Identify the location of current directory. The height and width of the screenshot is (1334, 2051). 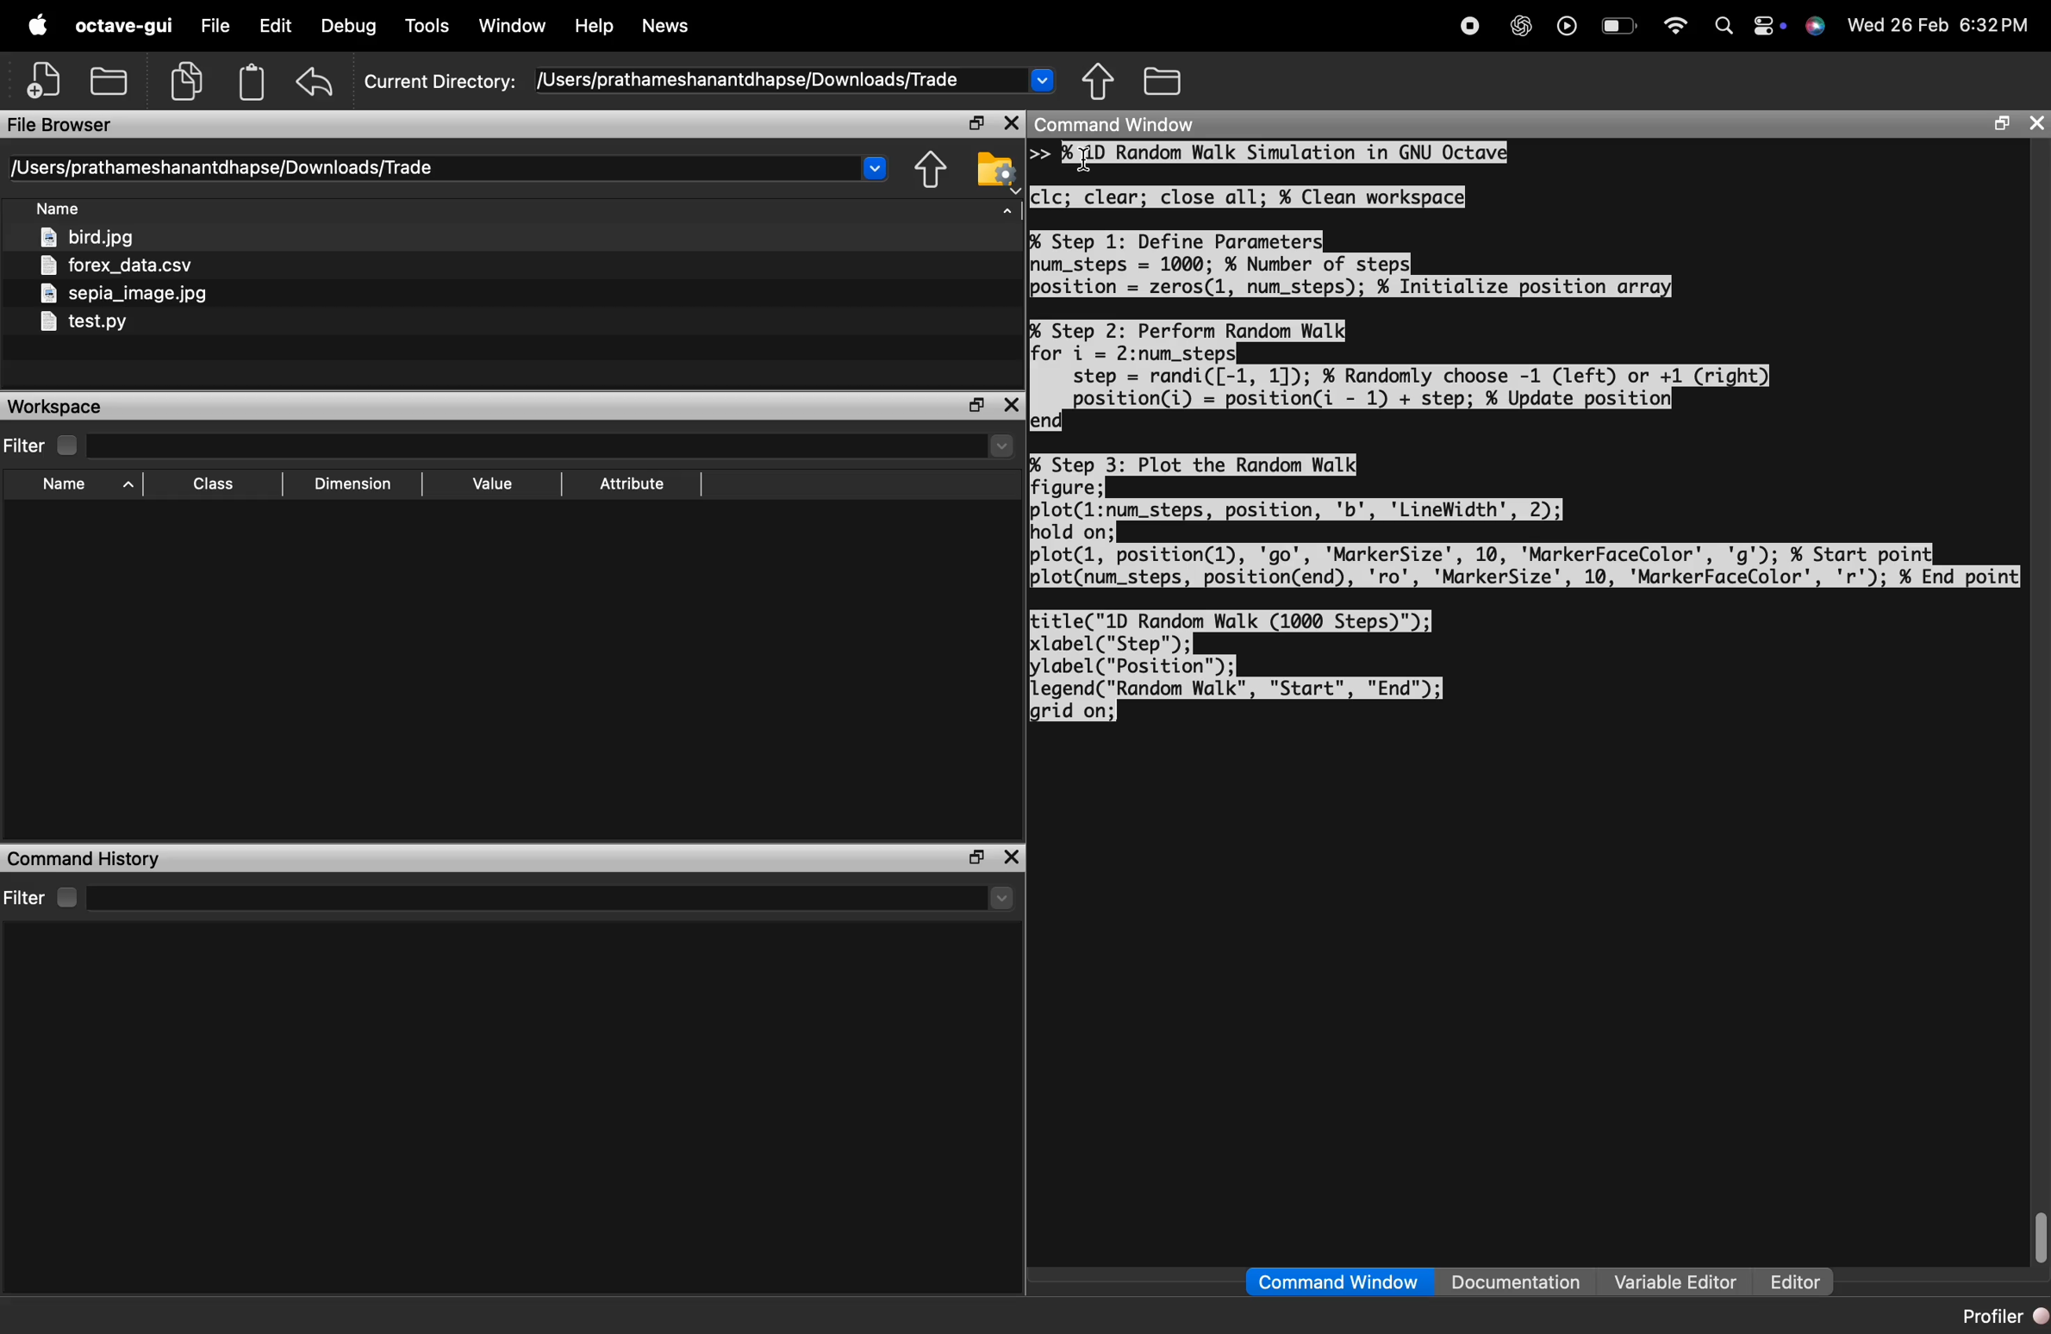
(451, 168).